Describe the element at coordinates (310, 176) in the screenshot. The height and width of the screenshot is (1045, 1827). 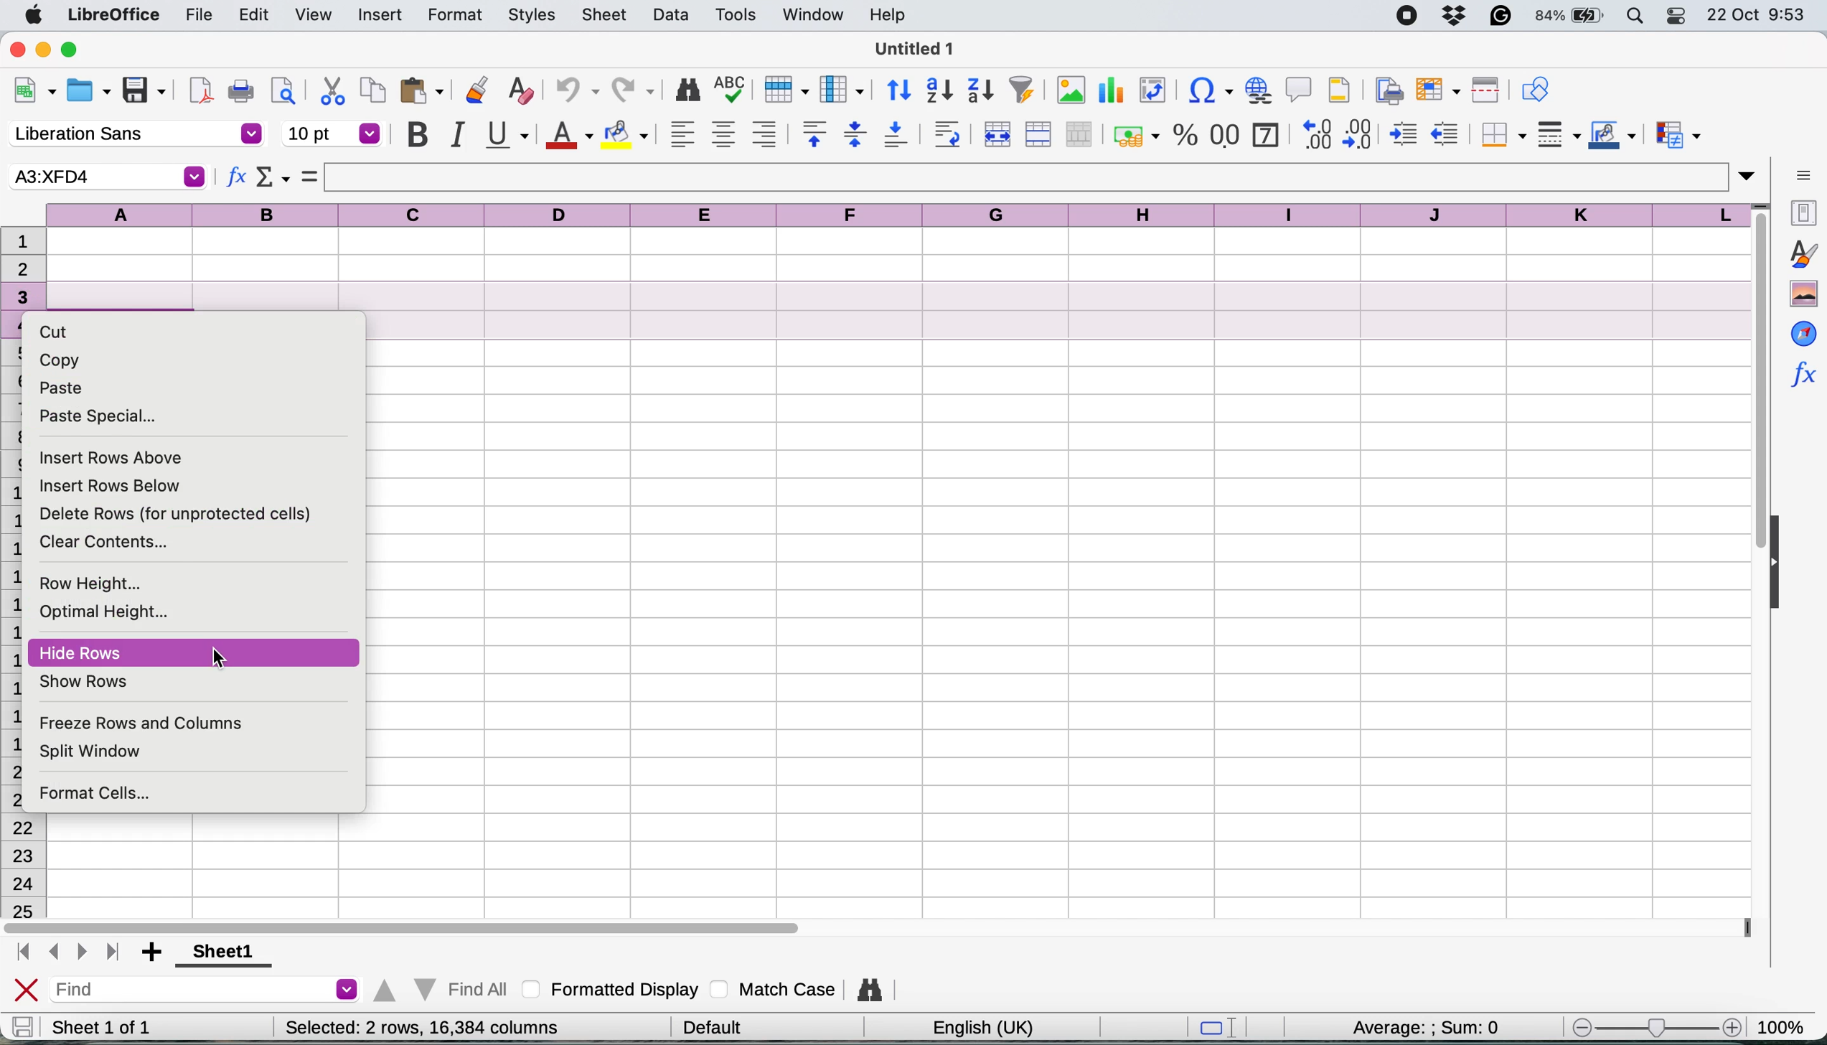
I see `formula ` at that location.